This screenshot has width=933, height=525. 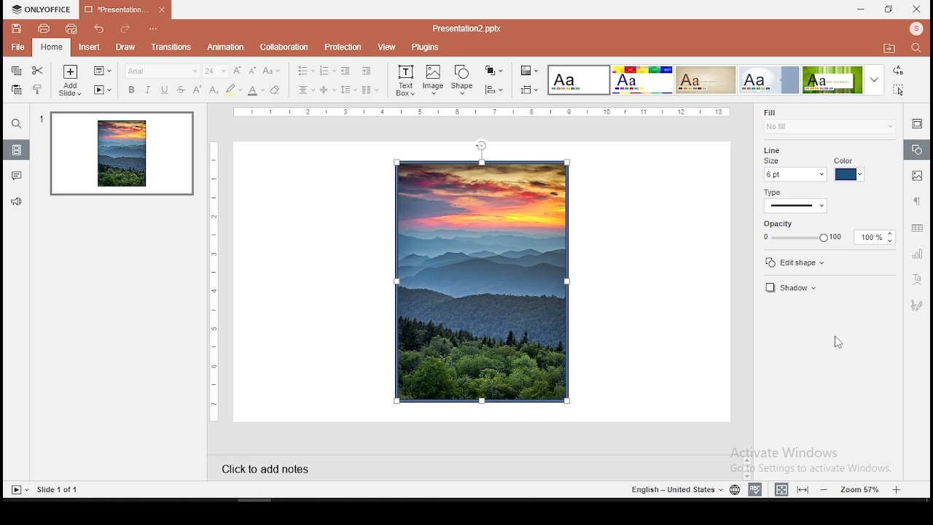 I want to click on start slideshow, so click(x=101, y=91).